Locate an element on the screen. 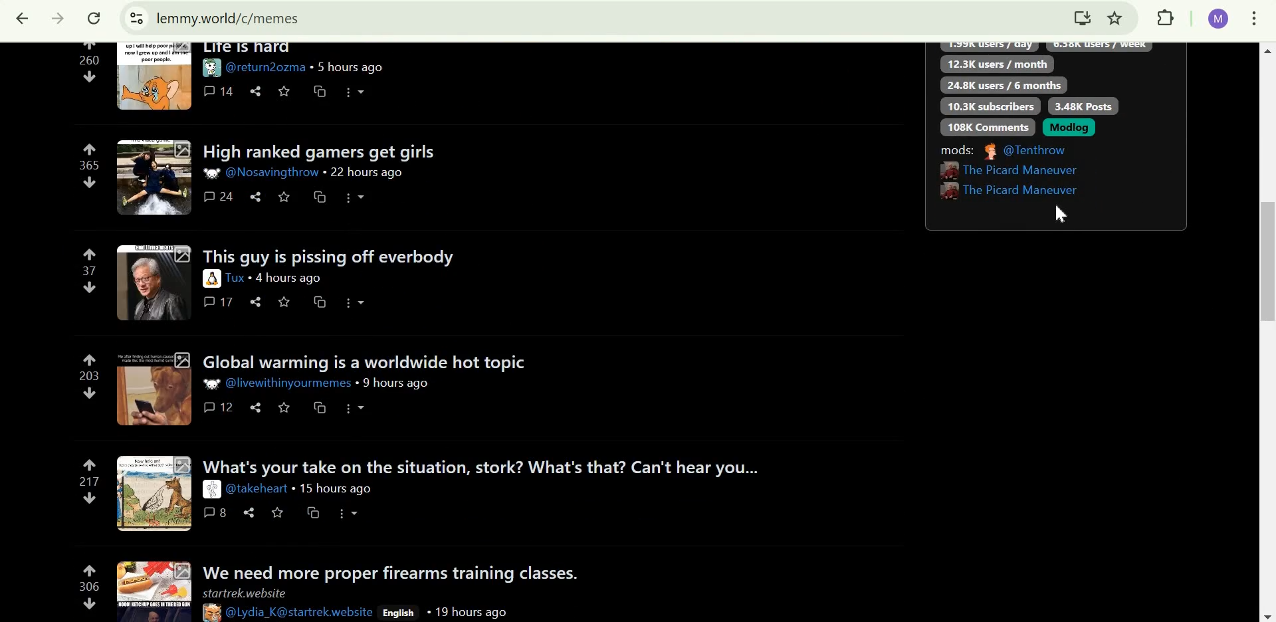  downvote is located at coordinates (89, 500).